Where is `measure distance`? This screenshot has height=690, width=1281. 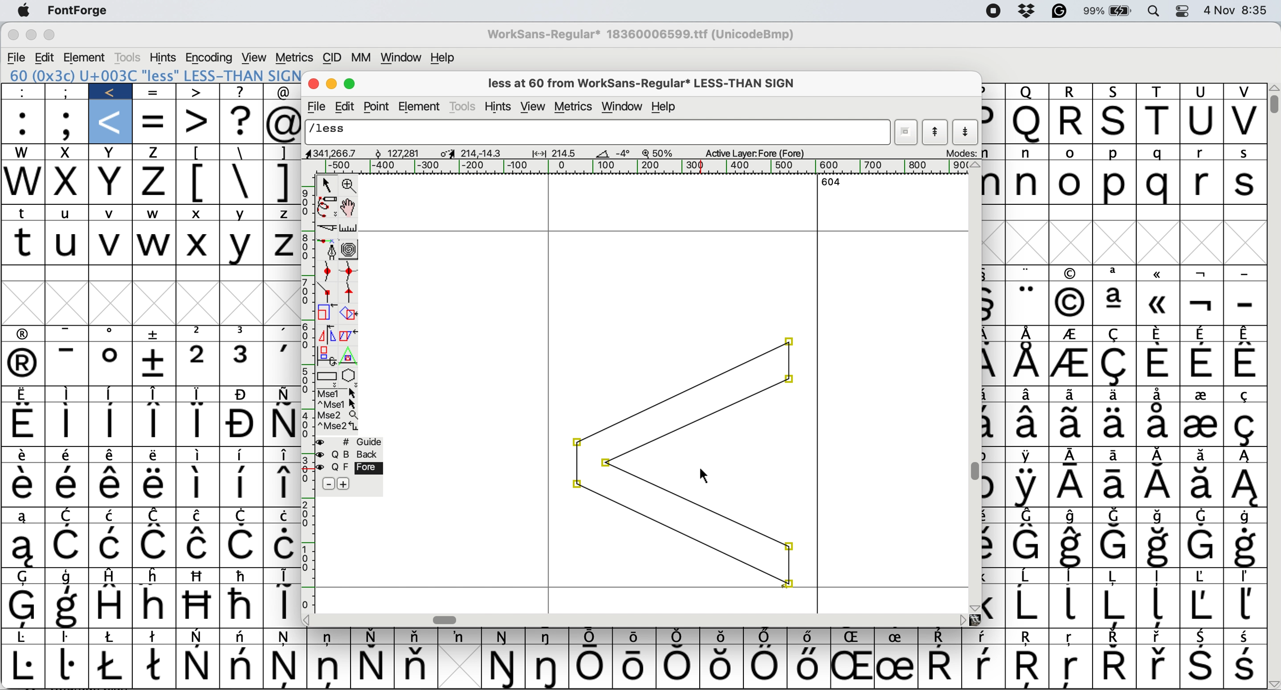 measure distance is located at coordinates (349, 227).